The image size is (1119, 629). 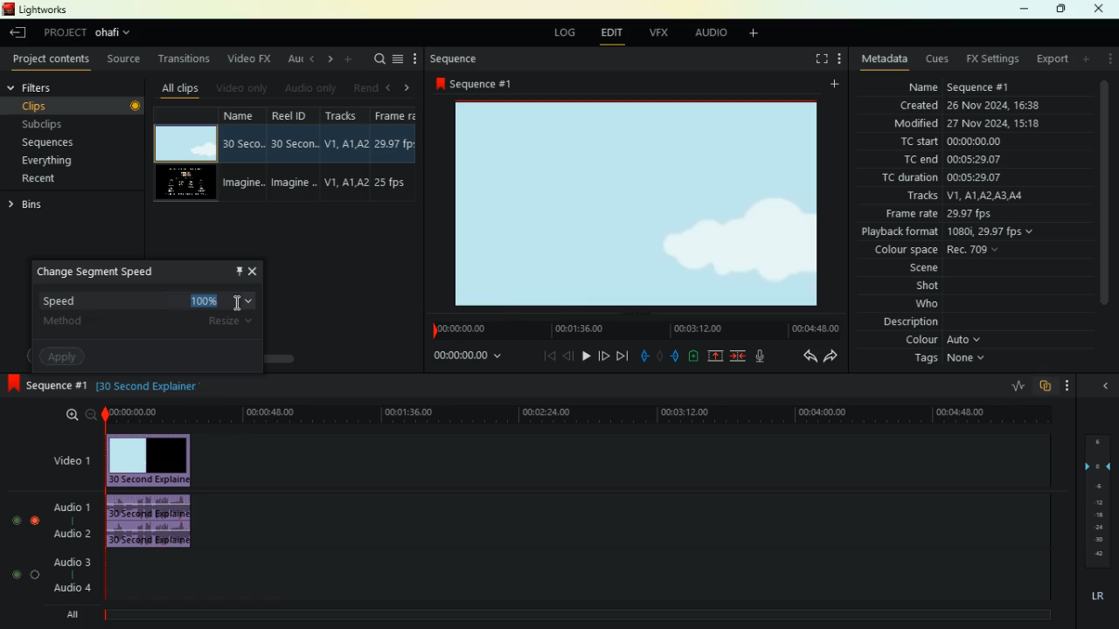 What do you see at coordinates (604, 357) in the screenshot?
I see `forward` at bounding box center [604, 357].